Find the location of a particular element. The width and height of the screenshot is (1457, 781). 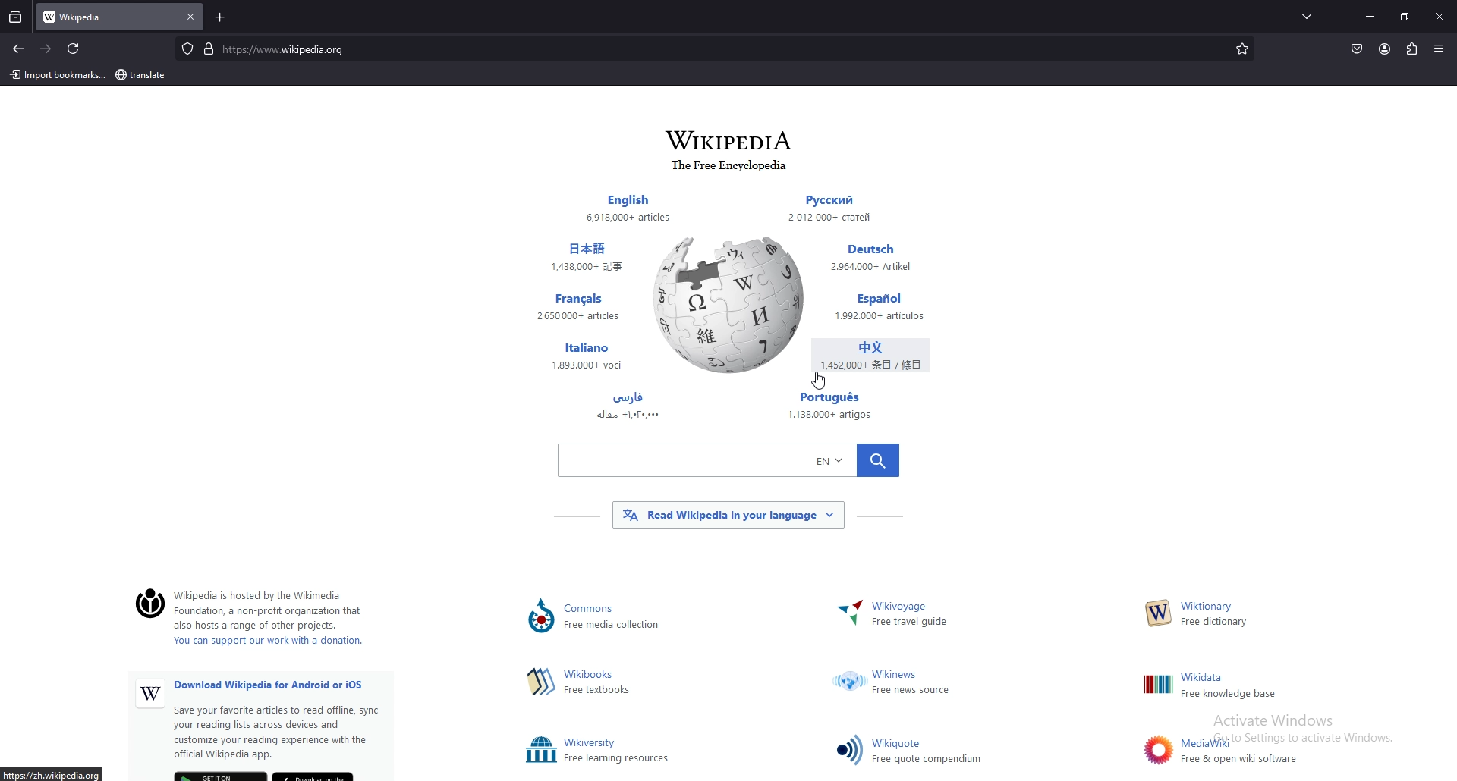

 is located at coordinates (578, 258).